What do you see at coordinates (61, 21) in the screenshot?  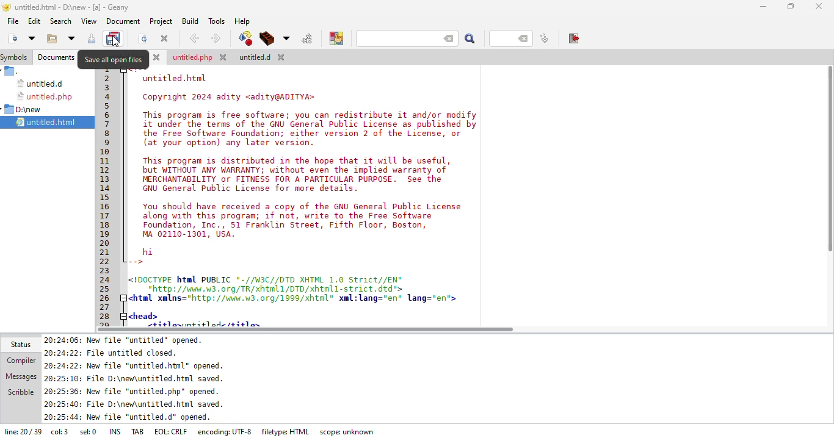 I see `search` at bounding box center [61, 21].